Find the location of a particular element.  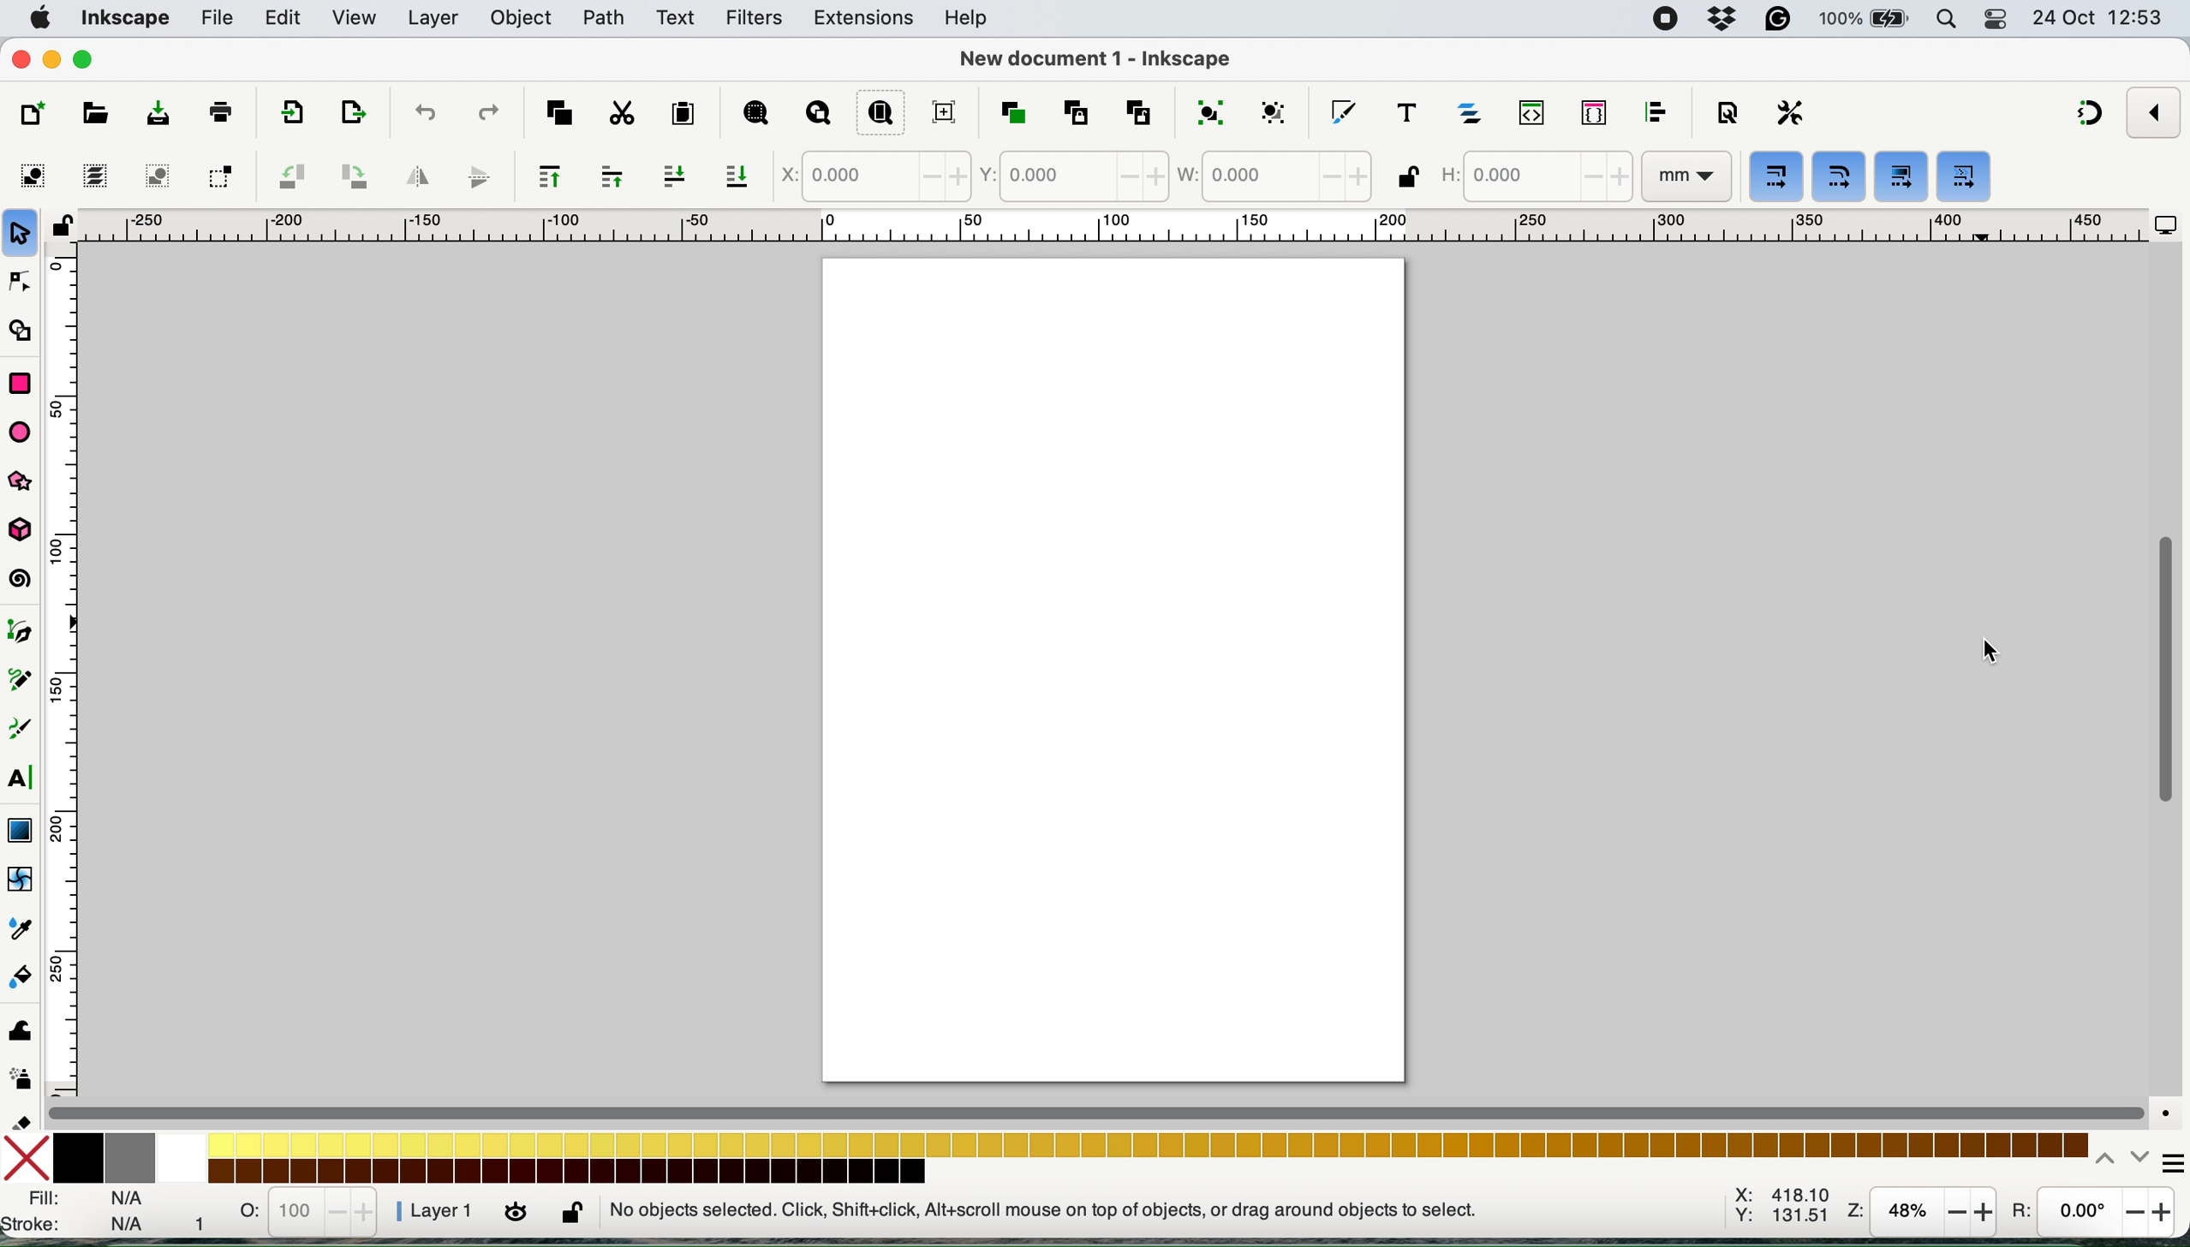

lower selection one step is located at coordinates (679, 176).